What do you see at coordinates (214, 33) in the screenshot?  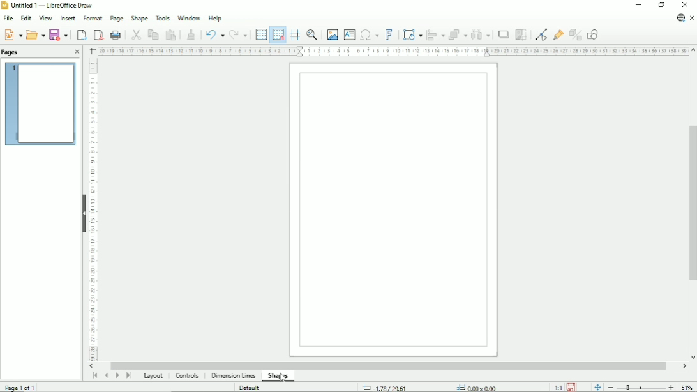 I see `Undo` at bounding box center [214, 33].